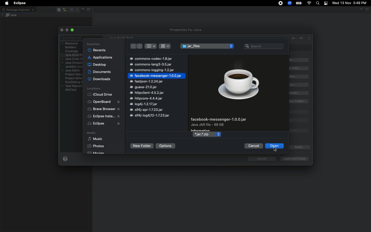 The image size is (371, 232). Describe the element at coordinates (264, 46) in the screenshot. I see `Search` at that location.